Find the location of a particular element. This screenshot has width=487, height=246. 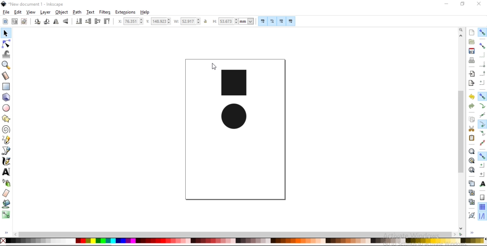

export a document is located at coordinates (471, 84).